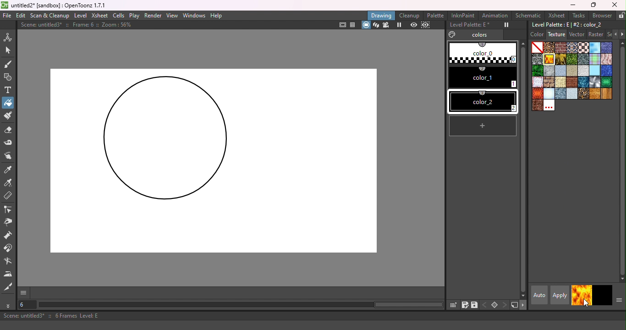 This screenshot has width=626, height=330. What do you see at coordinates (534, 35) in the screenshot?
I see `Color` at bounding box center [534, 35].